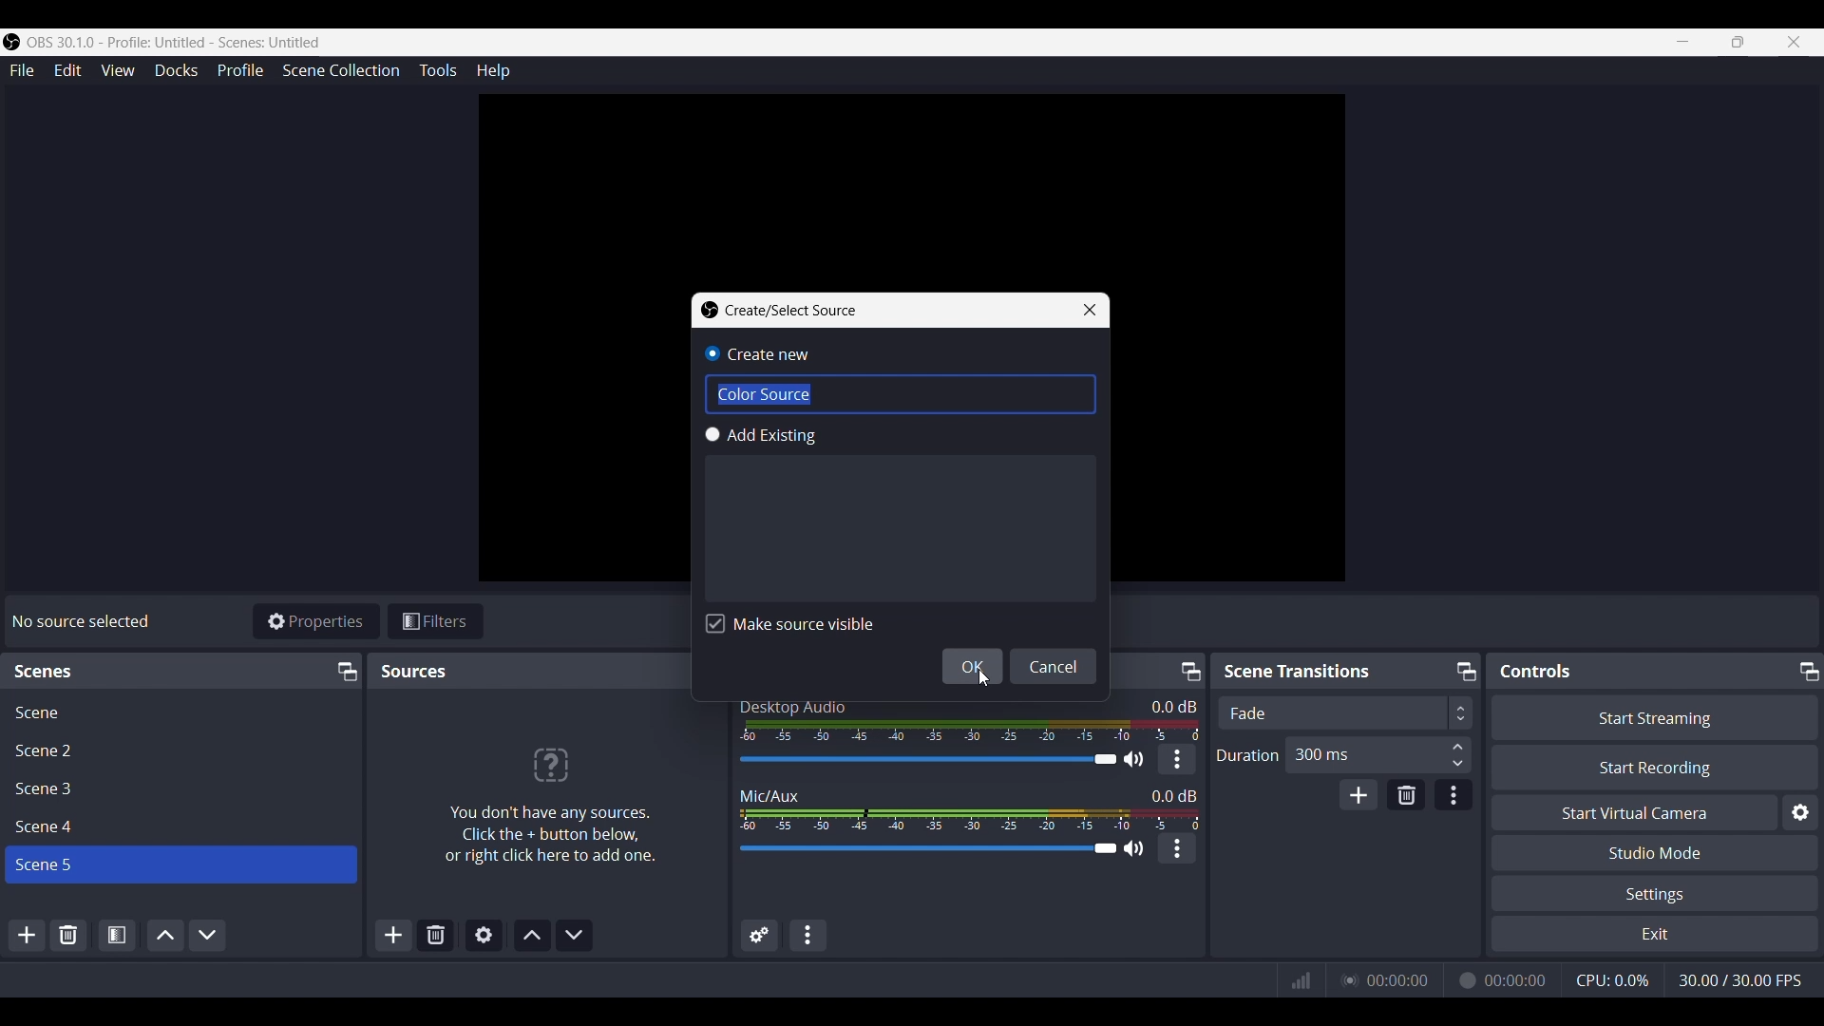 The height and width of the screenshot is (1026, 1824). What do you see at coordinates (20, 69) in the screenshot?
I see `File` at bounding box center [20, 69].